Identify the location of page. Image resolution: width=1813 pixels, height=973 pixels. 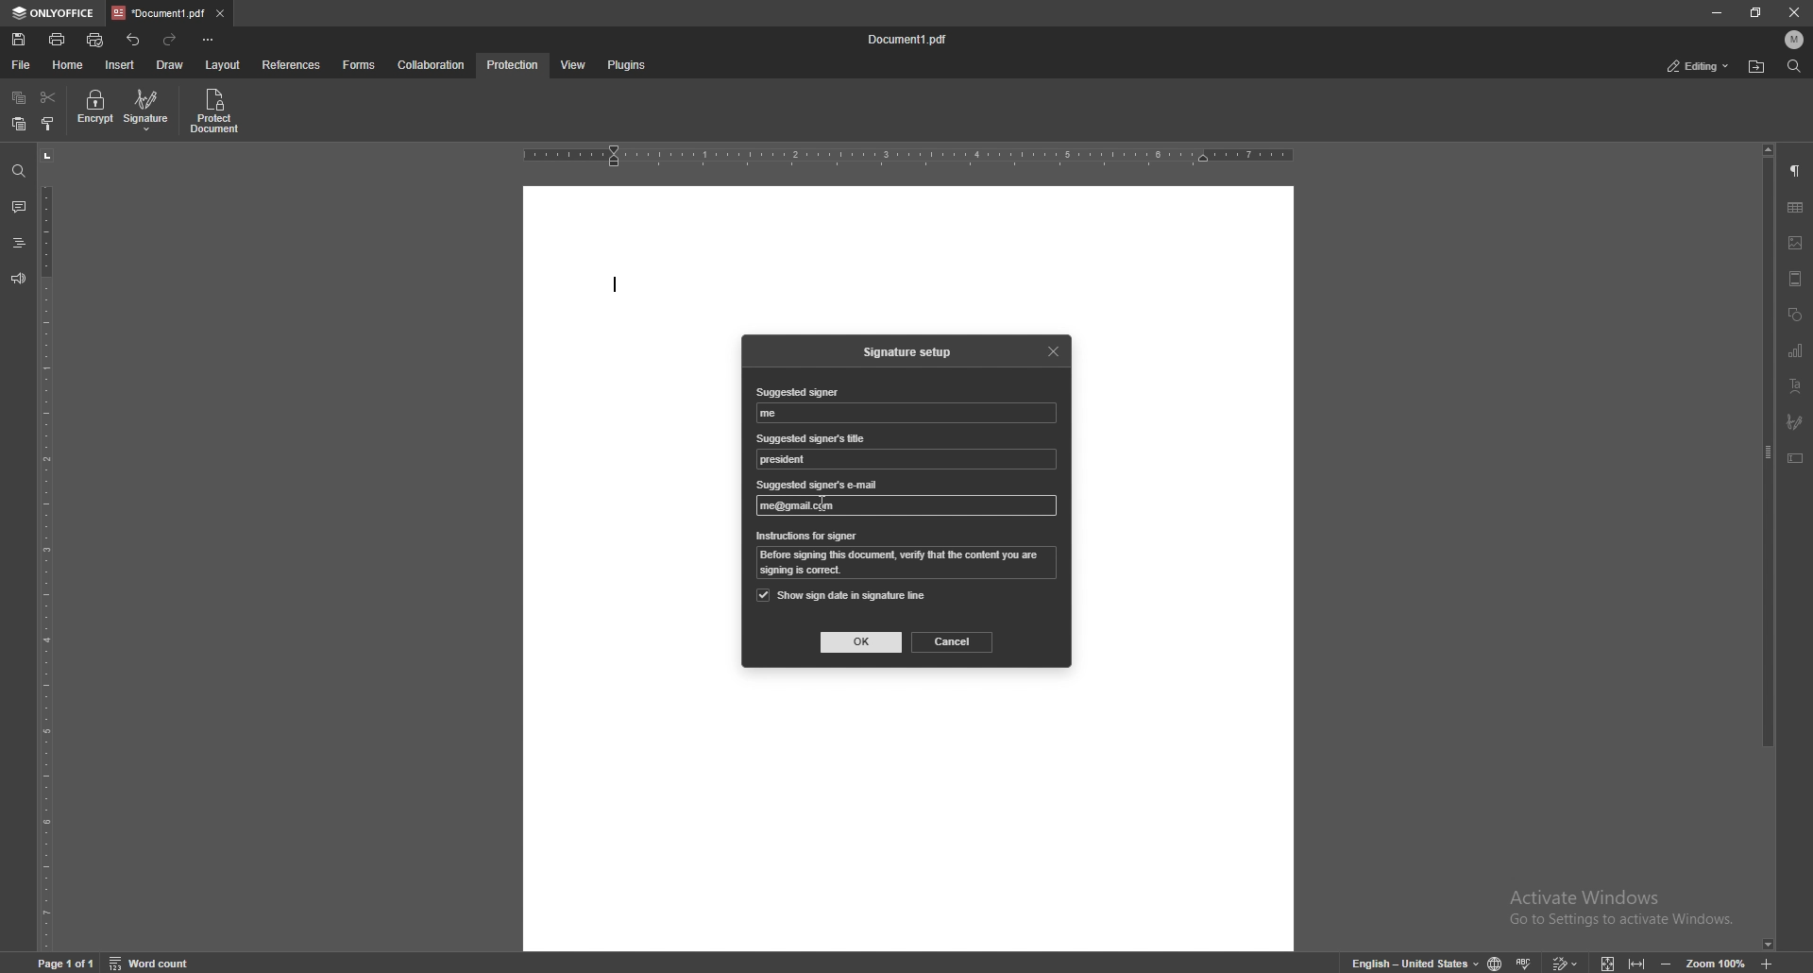
(69, 962).